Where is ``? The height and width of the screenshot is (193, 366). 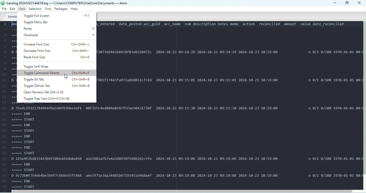  is located at coordinates (3, 3).